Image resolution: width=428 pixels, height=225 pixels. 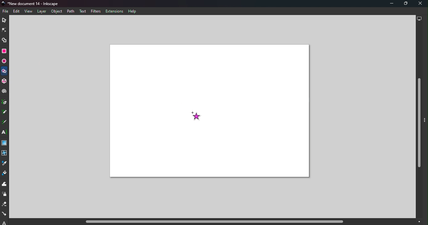 What do you see at coordinates (5, 184) in the screenshot?
I see `Tweak tool` at bounding box center [5, 184].